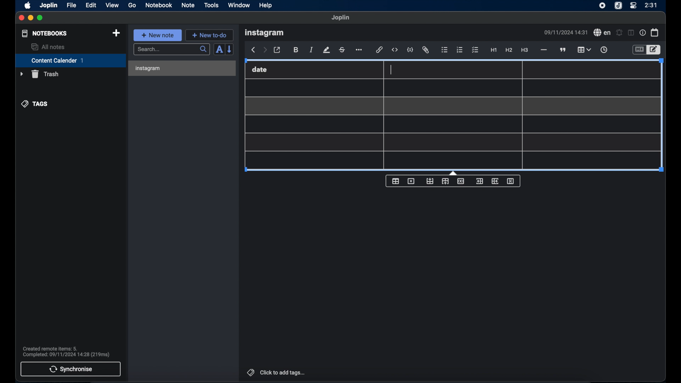 This screenshot has width=681, height=383. Describe the element at coordinates (264, 33) in the screenshot. I see `instagram` at that location.